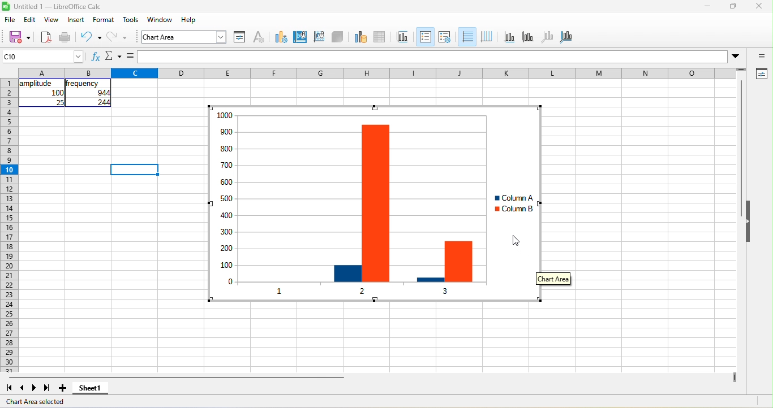 Image resolution: width=773 pixels, height=408 pixels. What do you see at coordinates (91, 388) in the screenshot?
I see `sheet 1` at bounding box center [91, 388].